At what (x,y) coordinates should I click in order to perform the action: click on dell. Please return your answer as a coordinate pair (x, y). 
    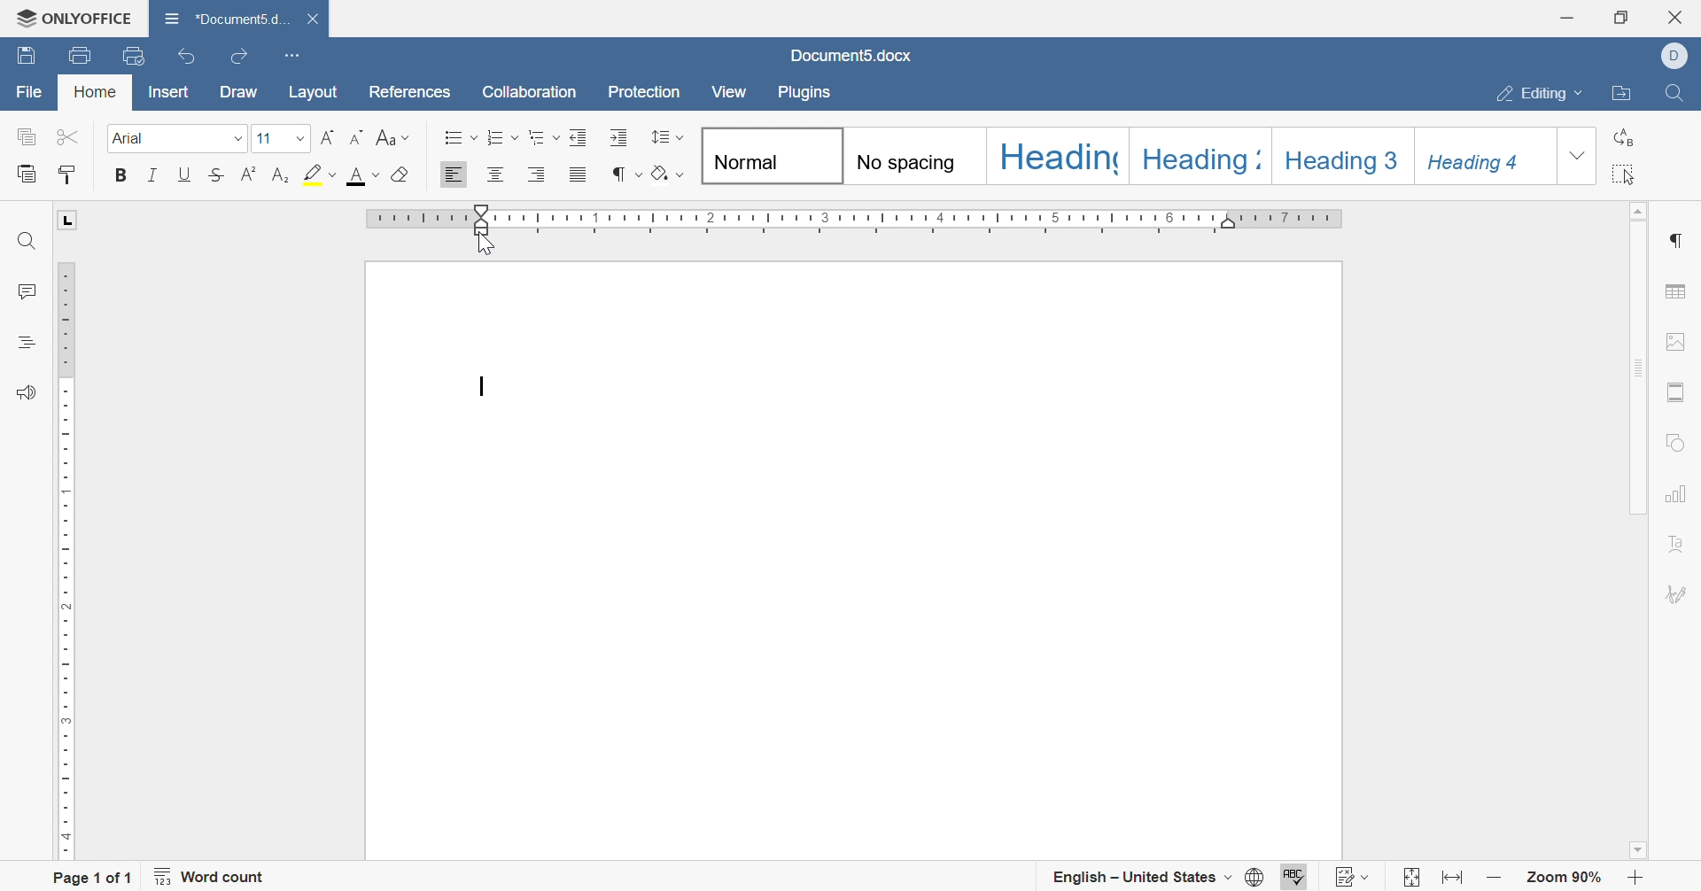
    Looking at the image, I should click on (1674, 53).